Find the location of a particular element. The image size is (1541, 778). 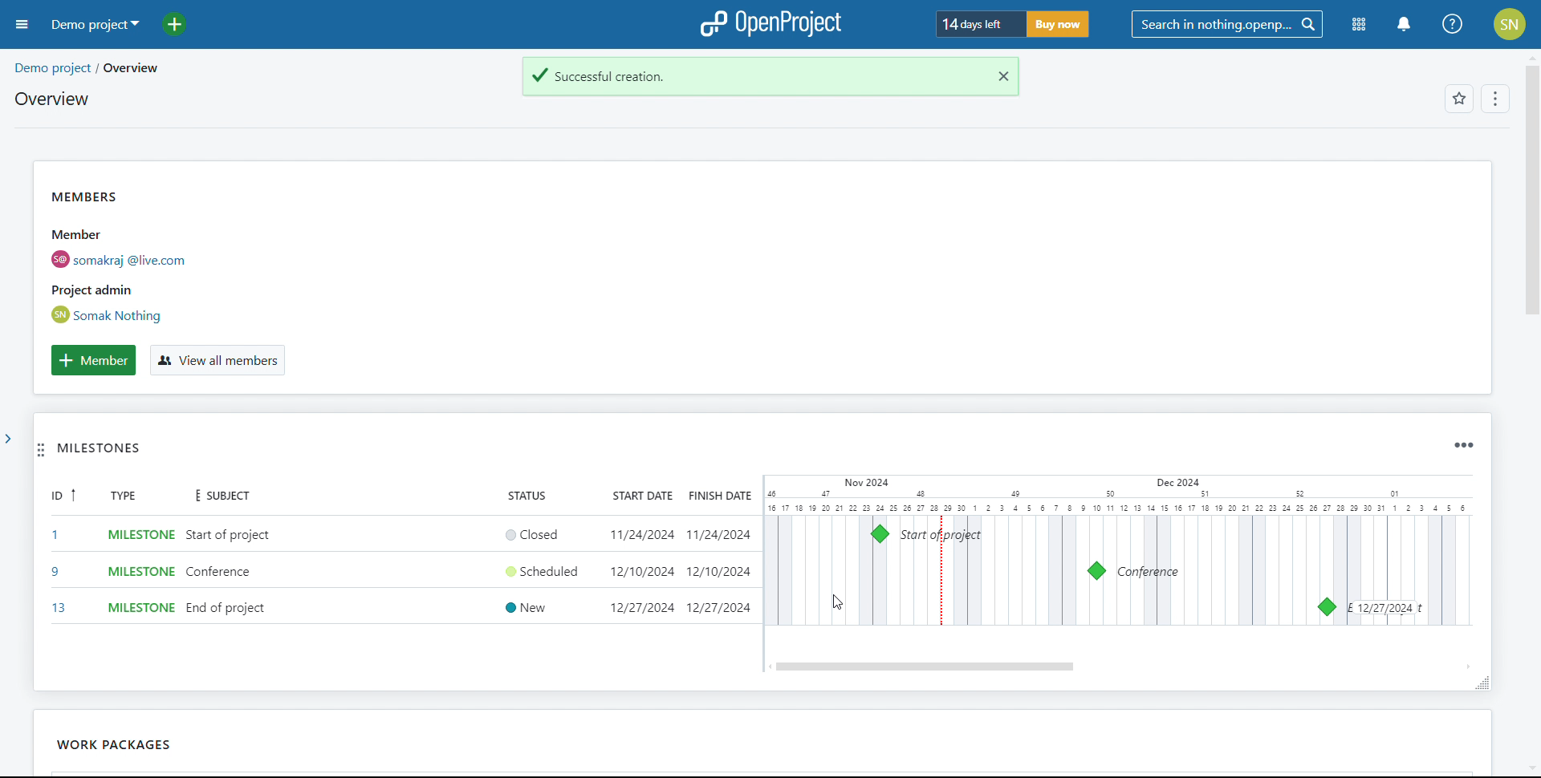

add project is located at coordinates (184, 24).